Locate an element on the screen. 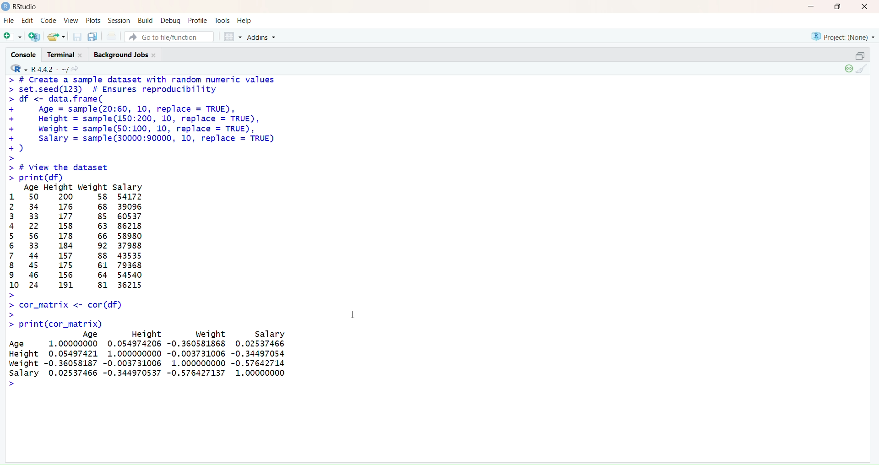 Image resolution: width=879 pixels, height=465 pixels. Profile is located at coordinates (198, 20).